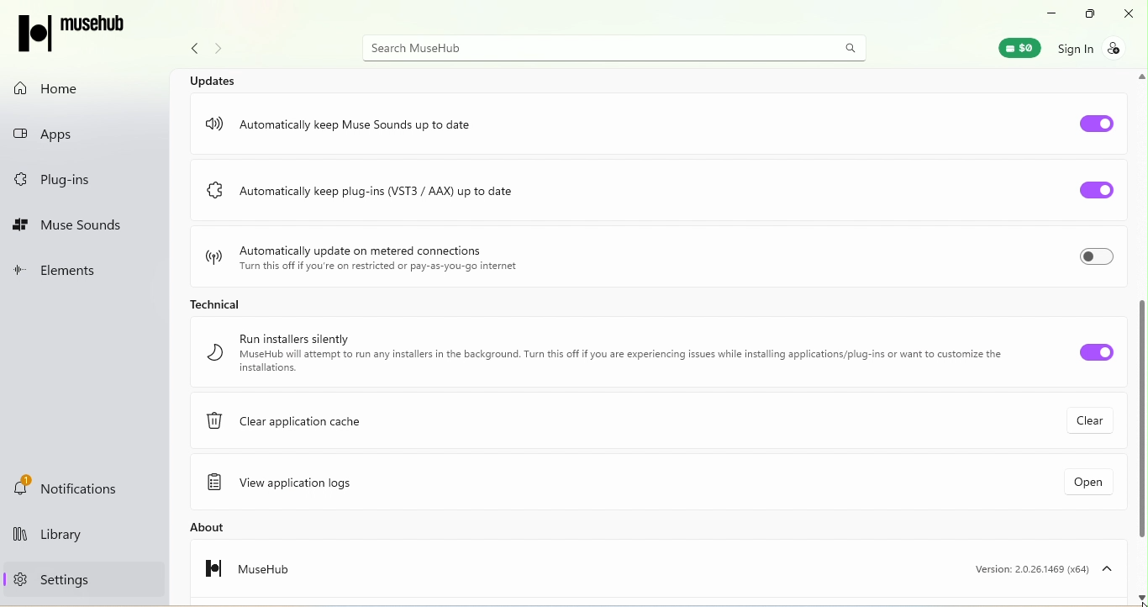 The height and width of the screenshot is (607, 1148). I want to click on Apps, so click(66, 130).